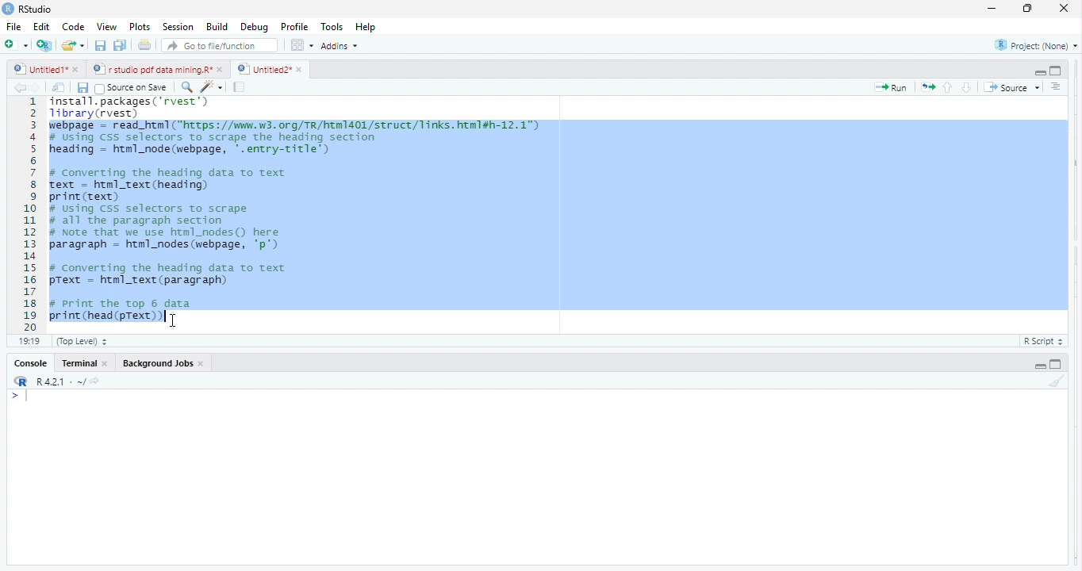 The width and height of the screenshot is (1082, 571). Describe the element at coordinates (119, 45) in the screenshot. I see `save all open document` at that location.